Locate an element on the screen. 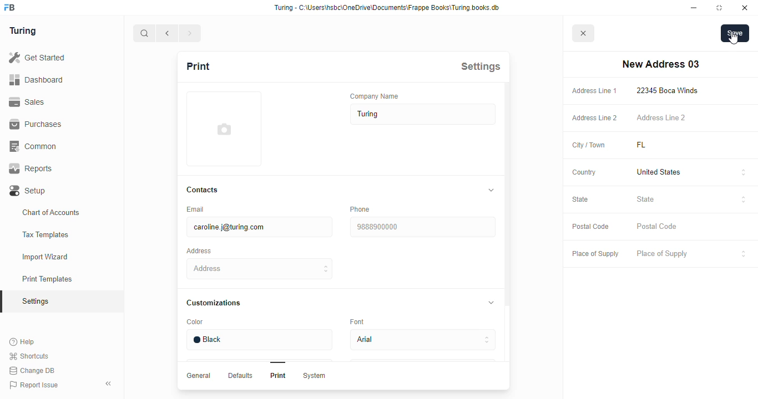 This screenshot has width=758, height=399. dashboard is located at coordinates (36, 79).